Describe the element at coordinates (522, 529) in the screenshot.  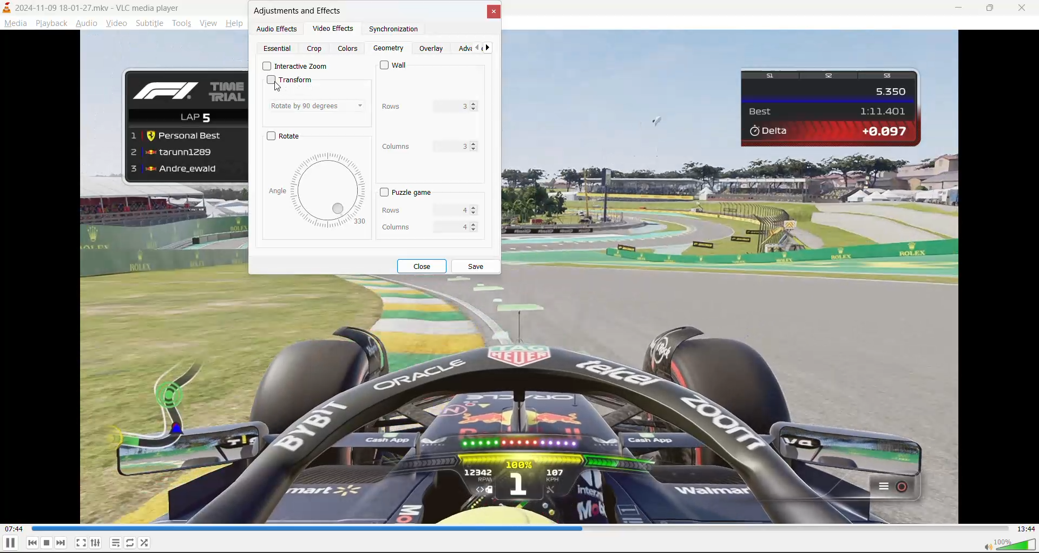
I see `track slider` at that location.